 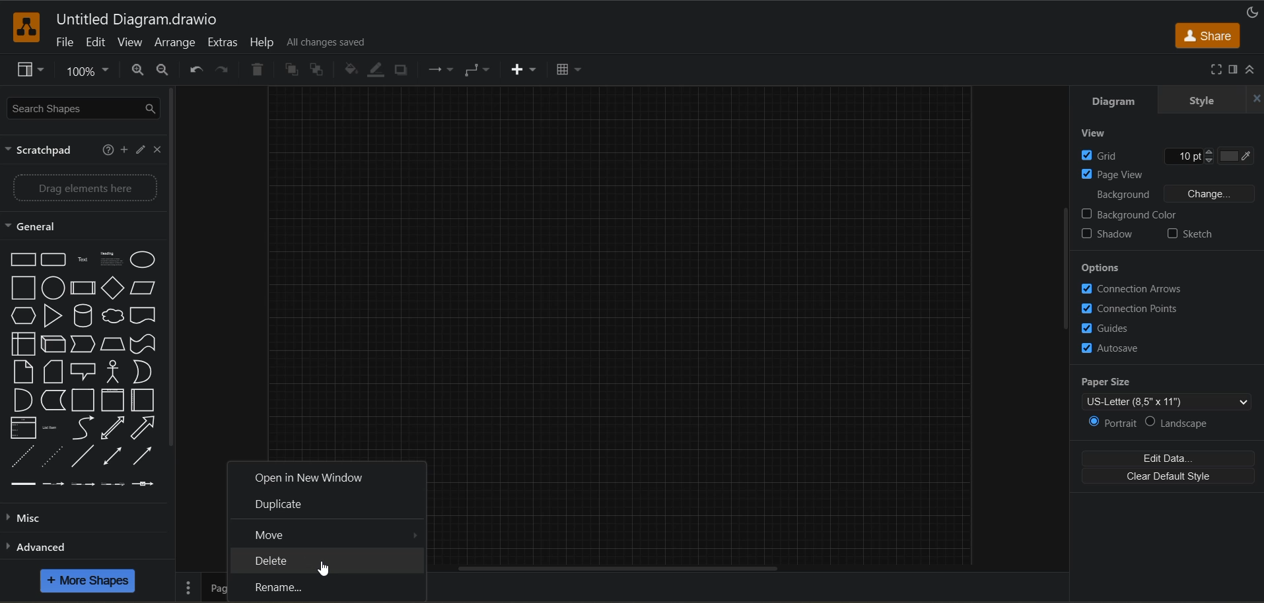 What do you see at coordinates (281, 503) in the screenshot?
I see `duplicate` at bounding box center [281, 503].